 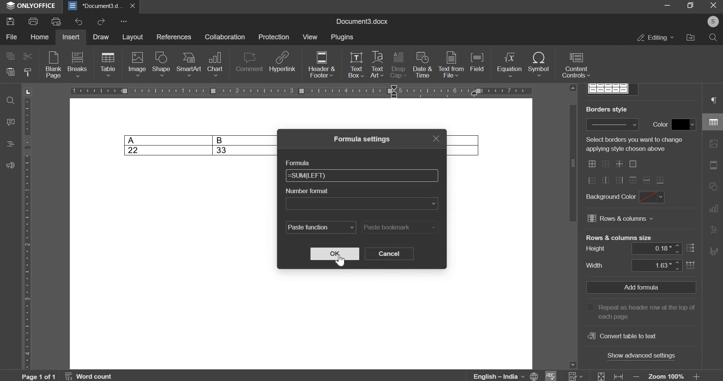 I want to click on view, so click(x=311, y=36).